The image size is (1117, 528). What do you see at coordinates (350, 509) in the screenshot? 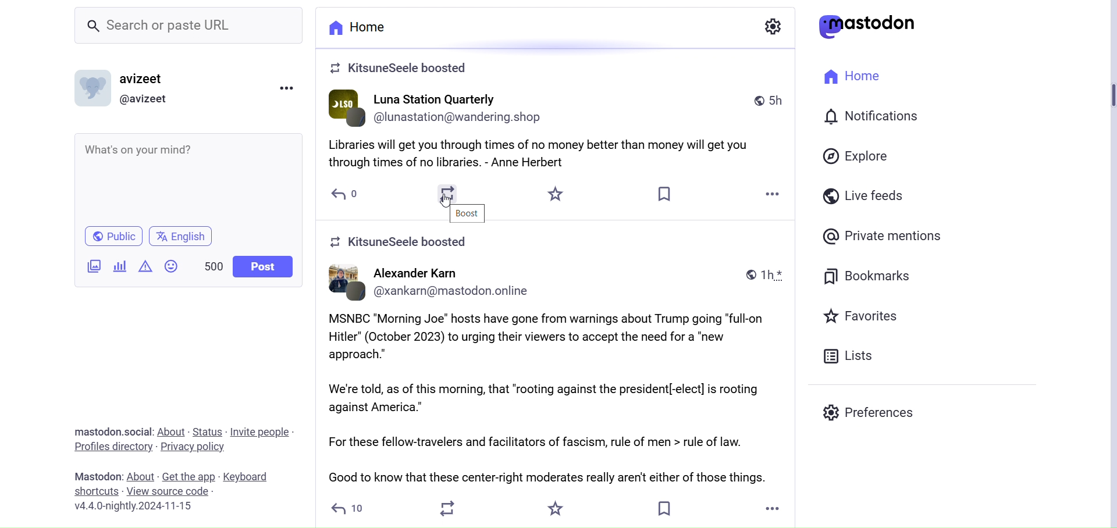
I see `Reply` at bounding box center [350, 509].